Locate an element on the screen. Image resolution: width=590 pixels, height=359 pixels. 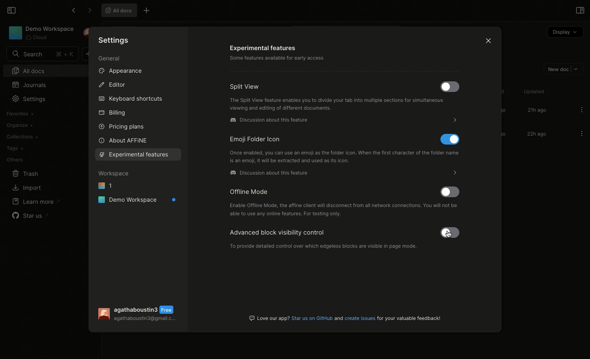
Collections is located at coordinates (22, 137).